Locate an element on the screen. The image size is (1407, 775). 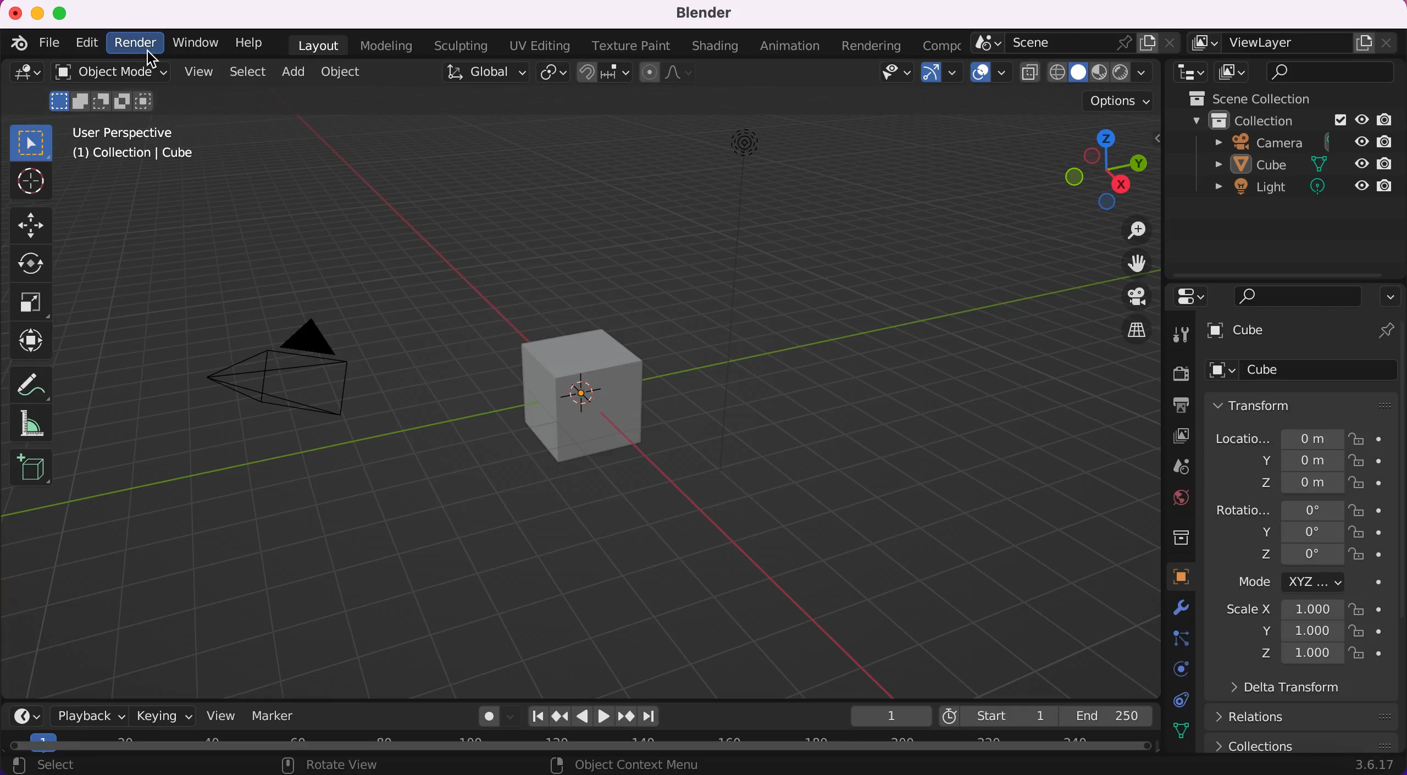
z 1.000 is located at coordinates (1299, 654).